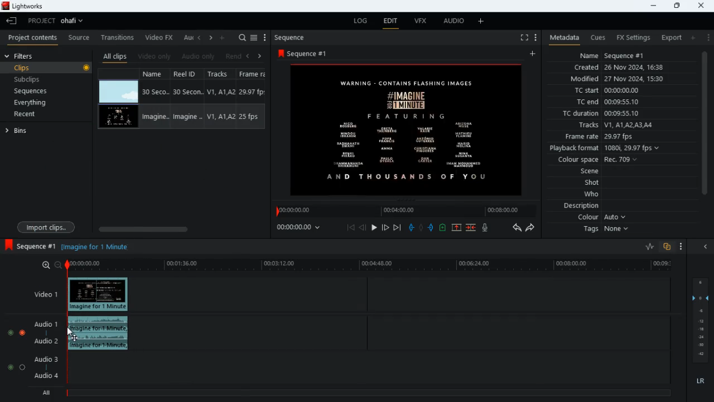 The image size is (714, 402). What do you see at coordinates (609, 229) in the screenshot?
I see `tags` at bounding box center [609, 229].